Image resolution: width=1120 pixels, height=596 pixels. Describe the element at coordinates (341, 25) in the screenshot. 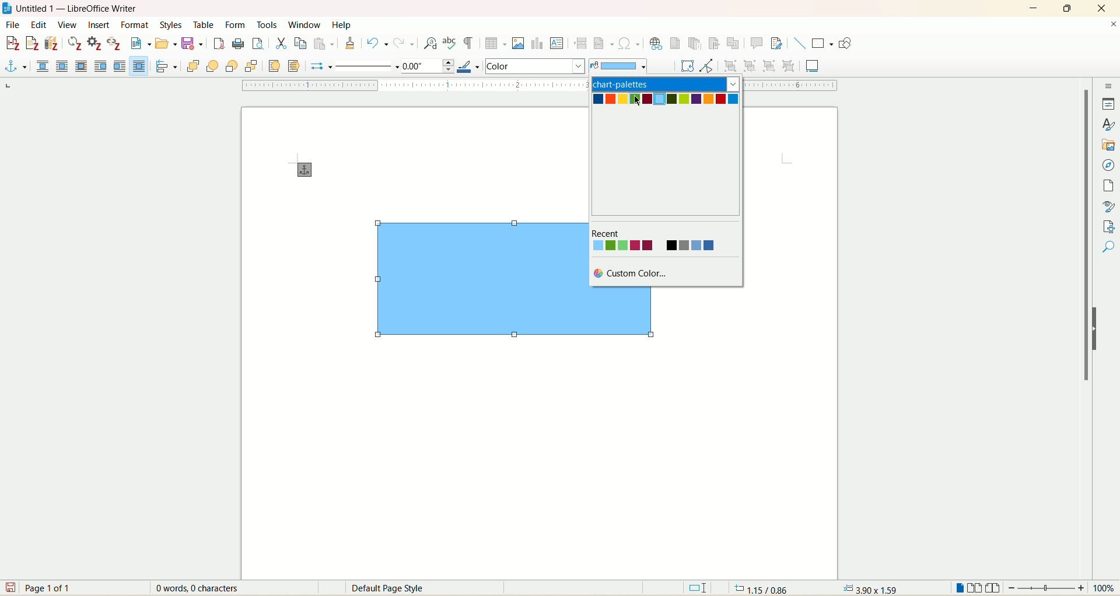

I see `help` at that location.